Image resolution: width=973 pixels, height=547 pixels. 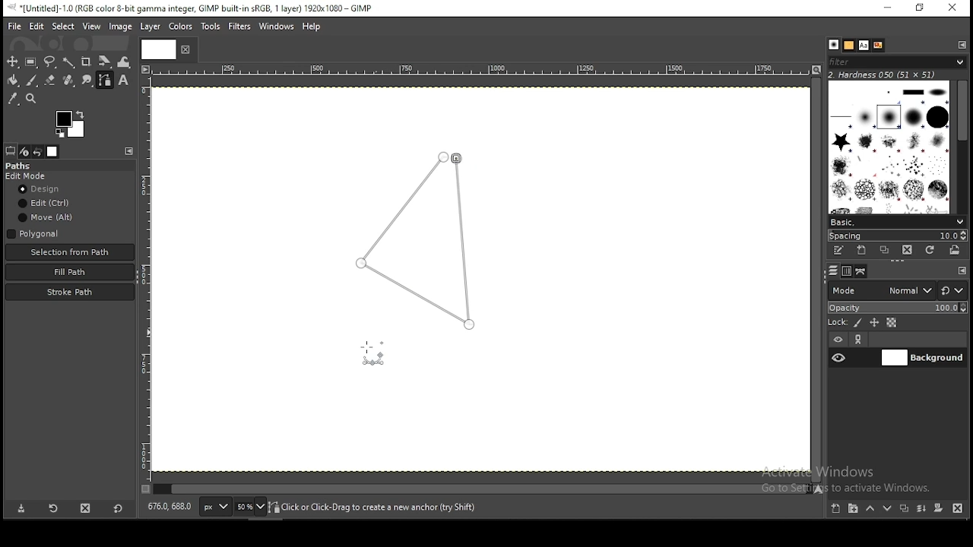 What do you see at coordinates (900, 63) in the screenshot?
I see `filters` at bounding box center [900, 63].